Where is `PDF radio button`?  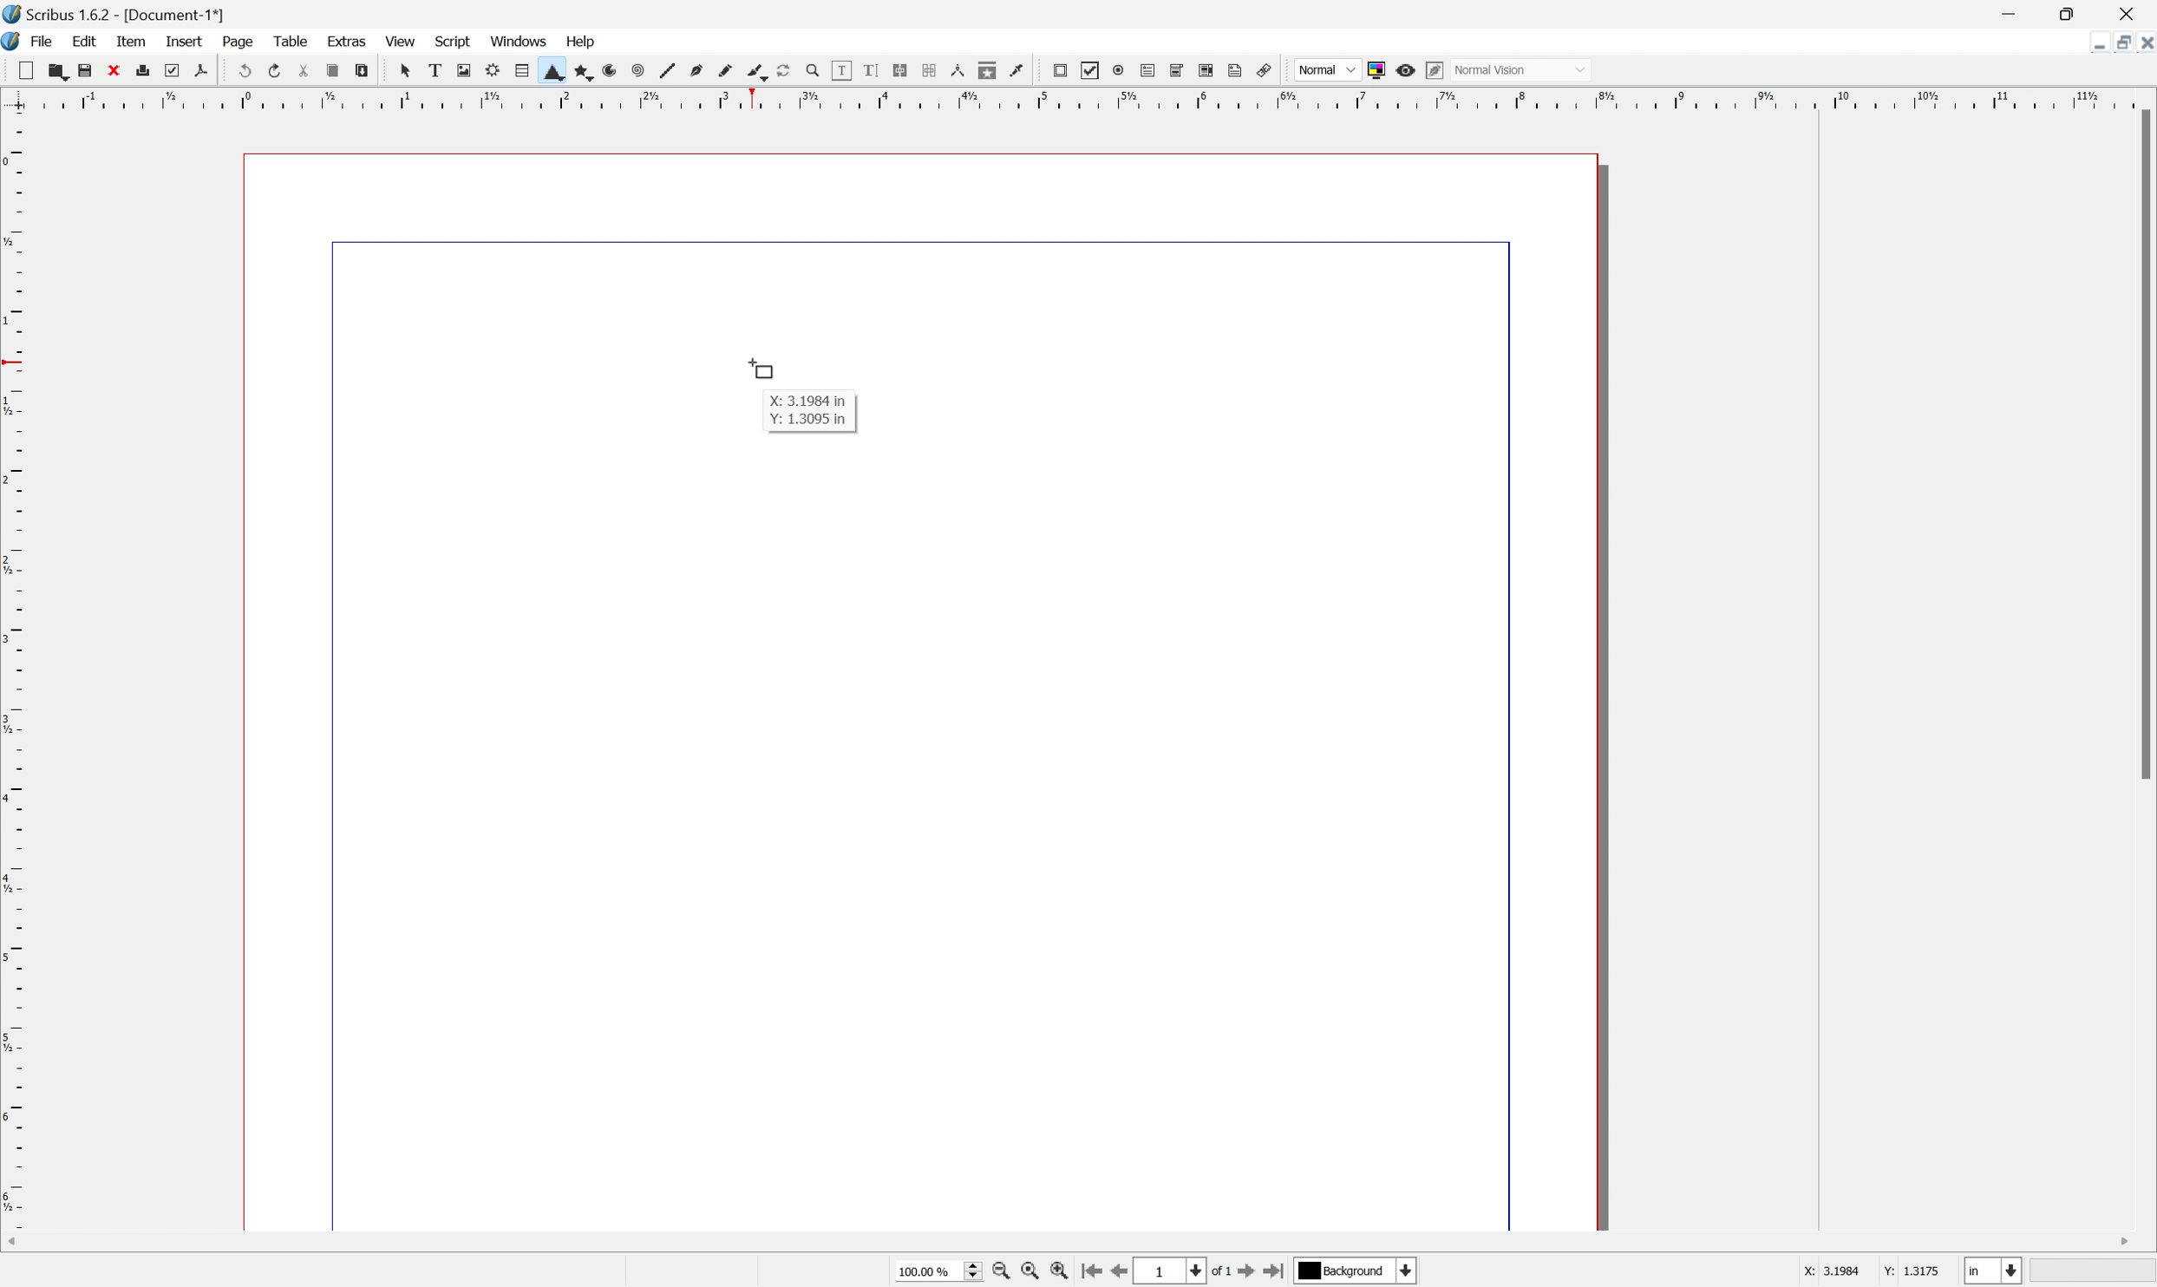
PDF radio button is located at coordinates (1116, 70).